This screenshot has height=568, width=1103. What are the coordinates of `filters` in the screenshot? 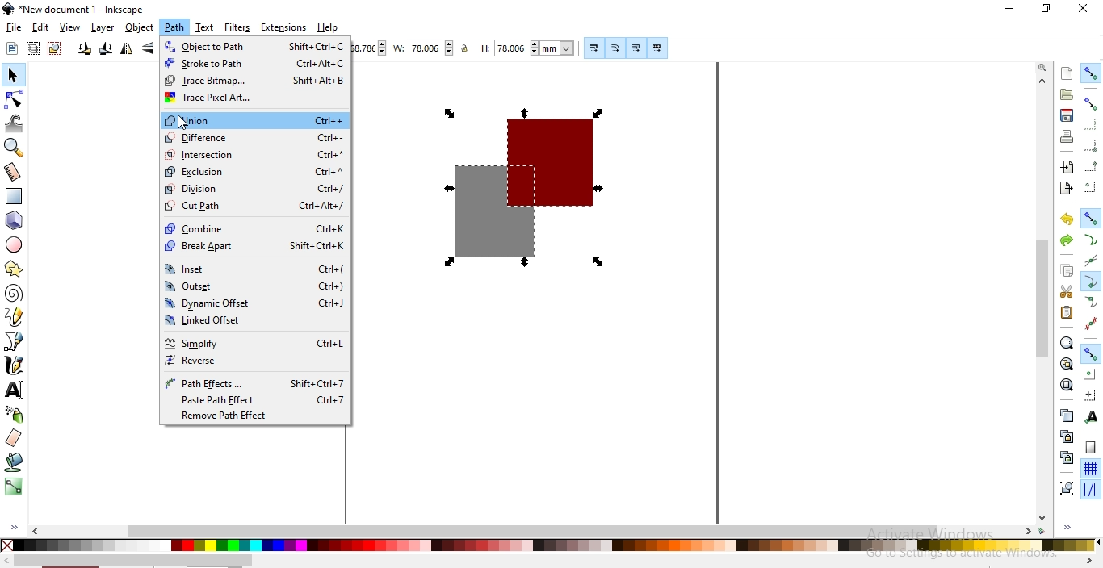 It's located at (237, 28).